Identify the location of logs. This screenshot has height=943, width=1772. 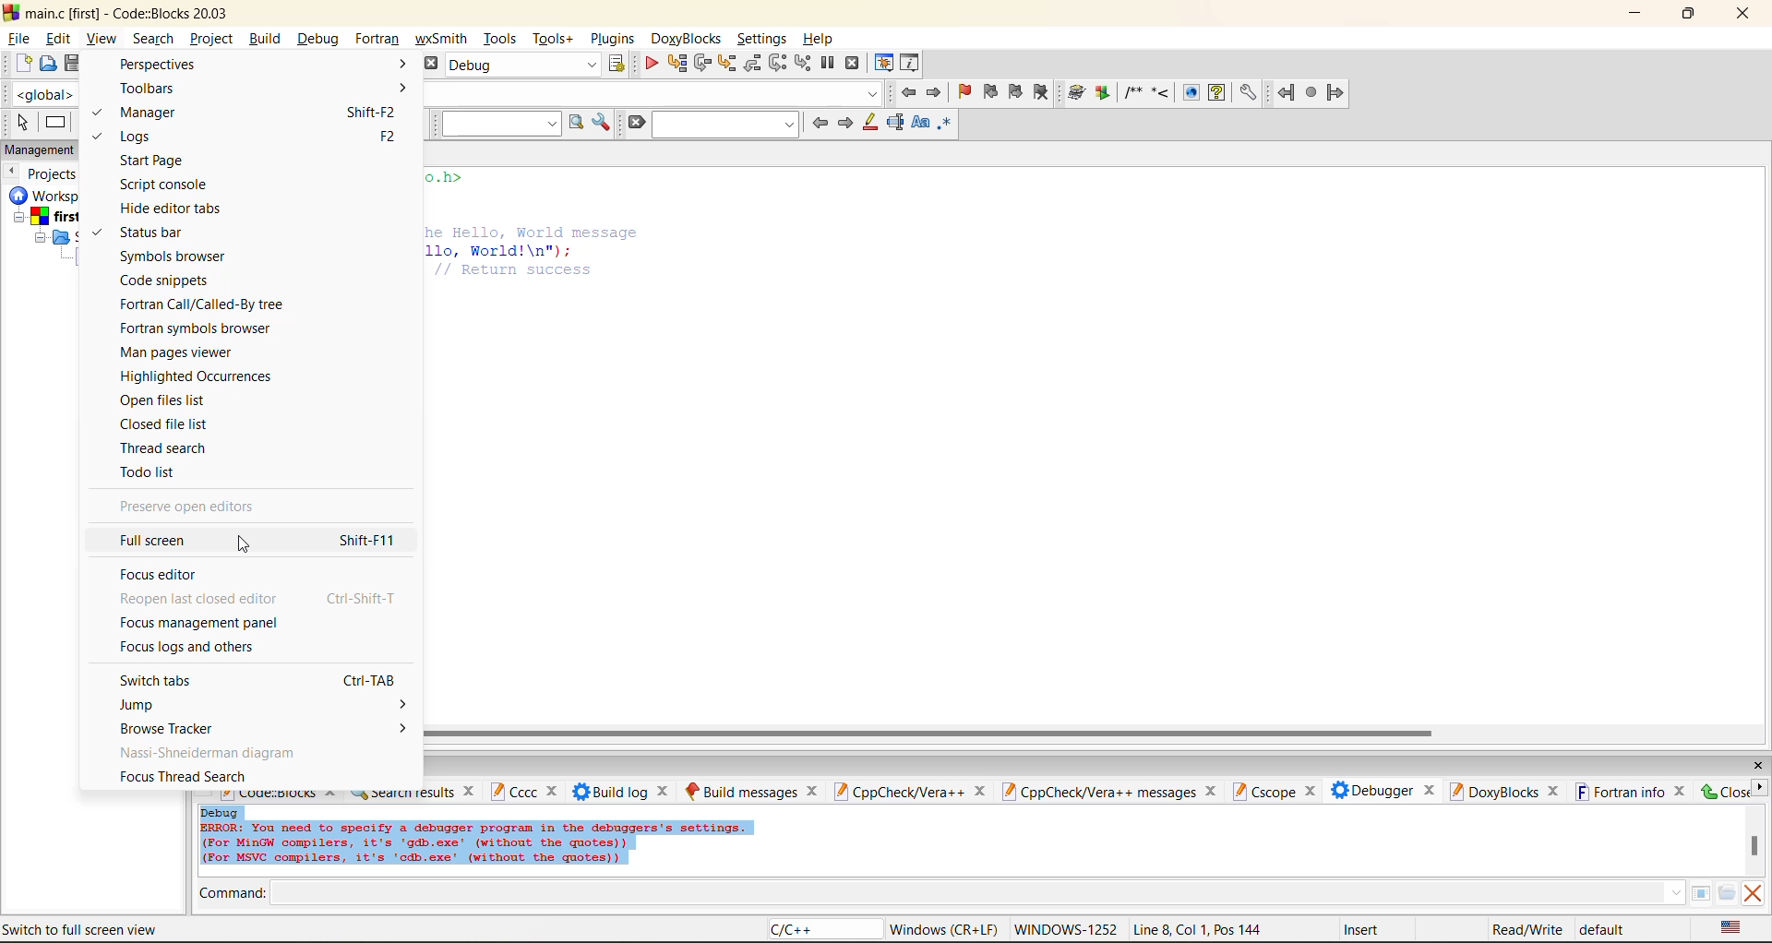
(257, 137).